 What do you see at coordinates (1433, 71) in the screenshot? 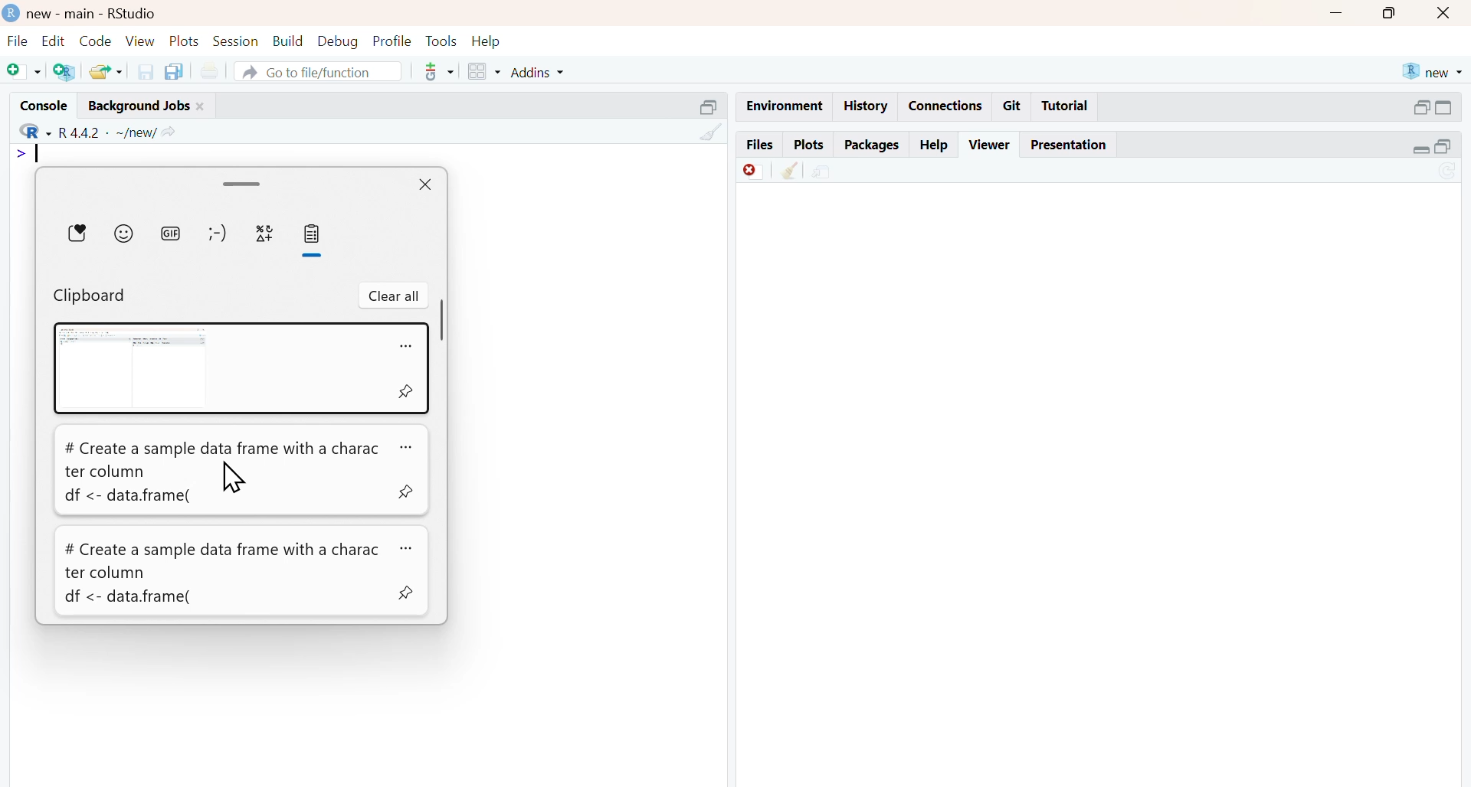
I see `new` at bounding box center [1433, 71].